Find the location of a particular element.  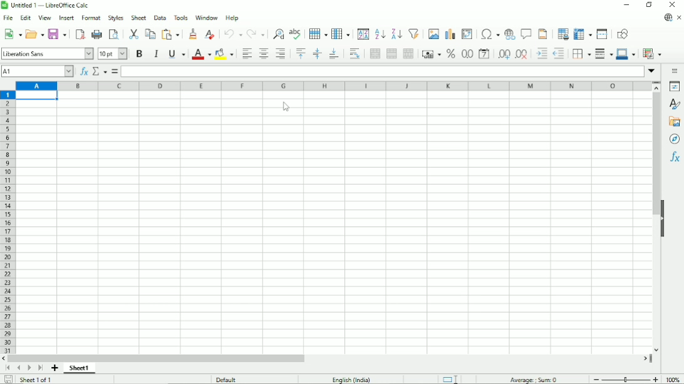

Styles is located at coordinates (674, 104).